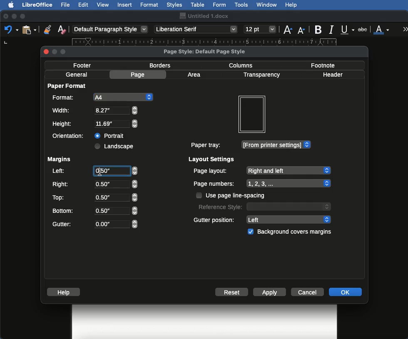  Describe the element at coordinates (231, 195) in the screenshot. I see `Use page line spacing` at that location.